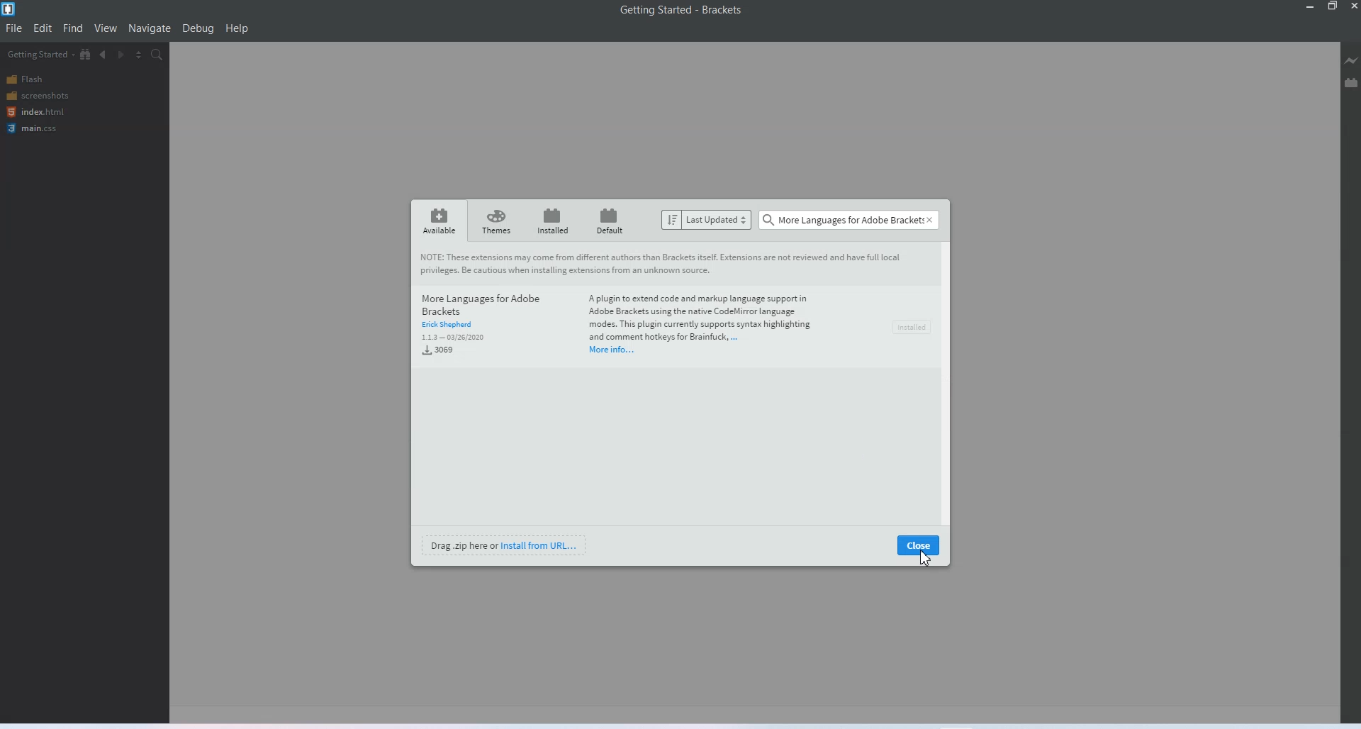 The height and width of the screenshot is (729, 1361). What do you see at coordinates (197, 29) in the screenshot?
I see `Debug` at bounding box center [197, 29].